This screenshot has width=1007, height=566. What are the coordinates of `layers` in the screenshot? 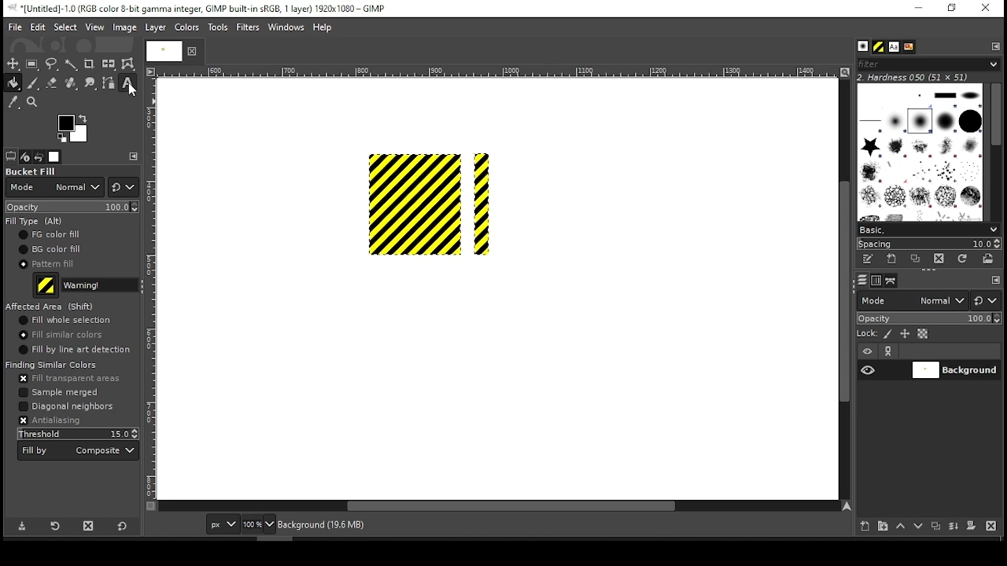 It's located at (861, 281).